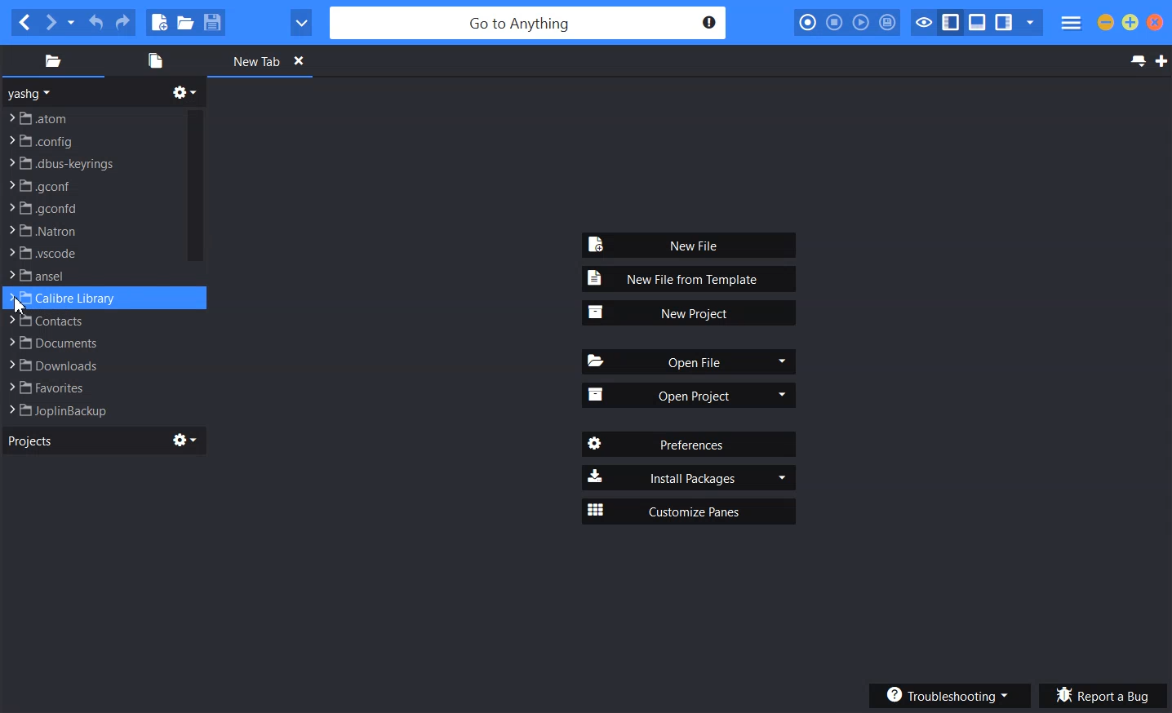 Image resolution: width=1172 pixels, height=713 pixels. What do you see at coordinates (91, 299) in the screenshot?
I see `File` at bounding box center [91, 299].